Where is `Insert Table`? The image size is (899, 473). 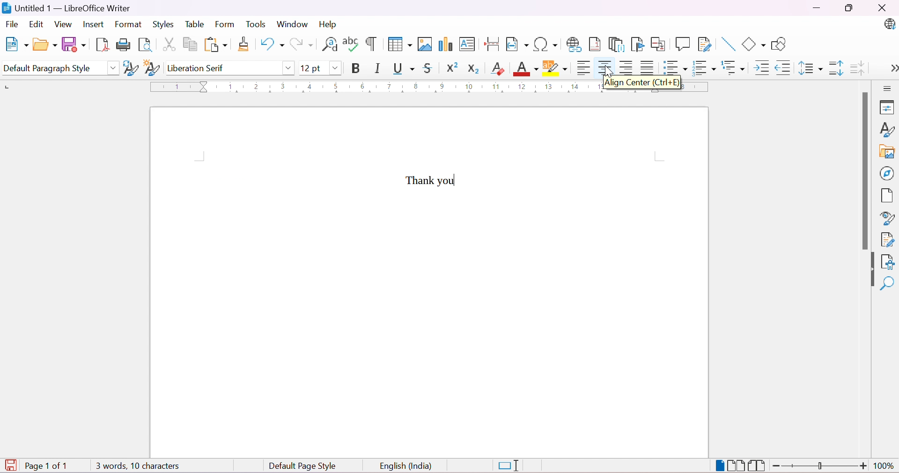
Insert Table is located at coordinates (424, 44).